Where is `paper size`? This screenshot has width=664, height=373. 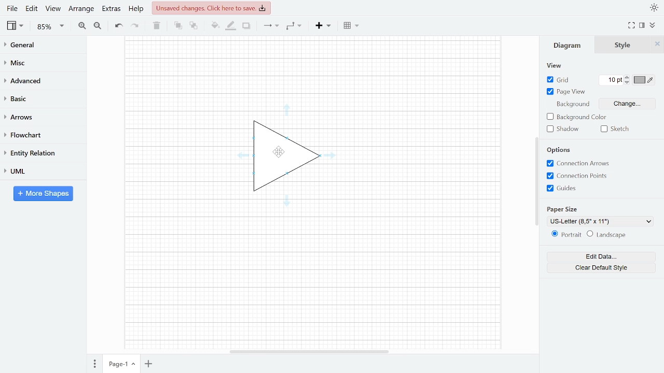
paper size is located at coordinates (562, 210).